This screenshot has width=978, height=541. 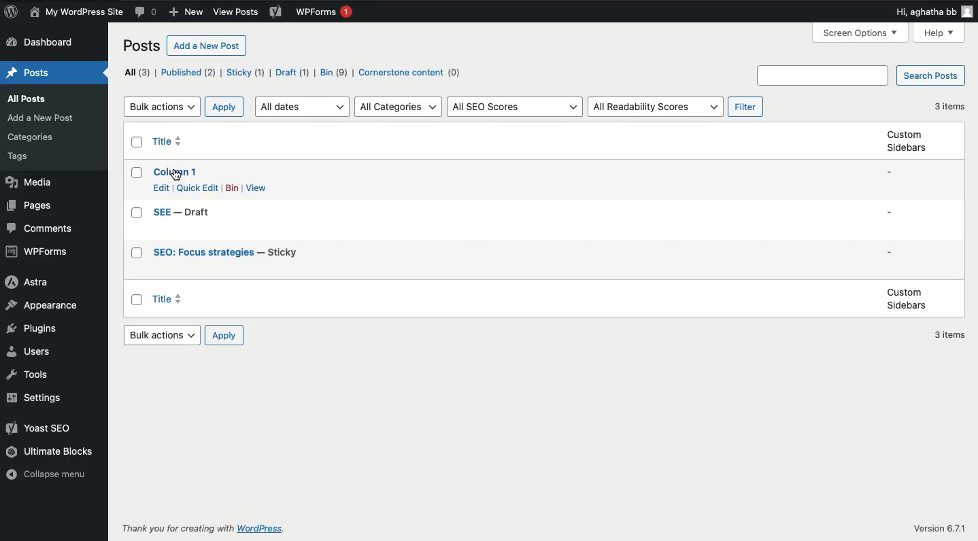 I want to click on Search posts, so click(x=932, y=76).